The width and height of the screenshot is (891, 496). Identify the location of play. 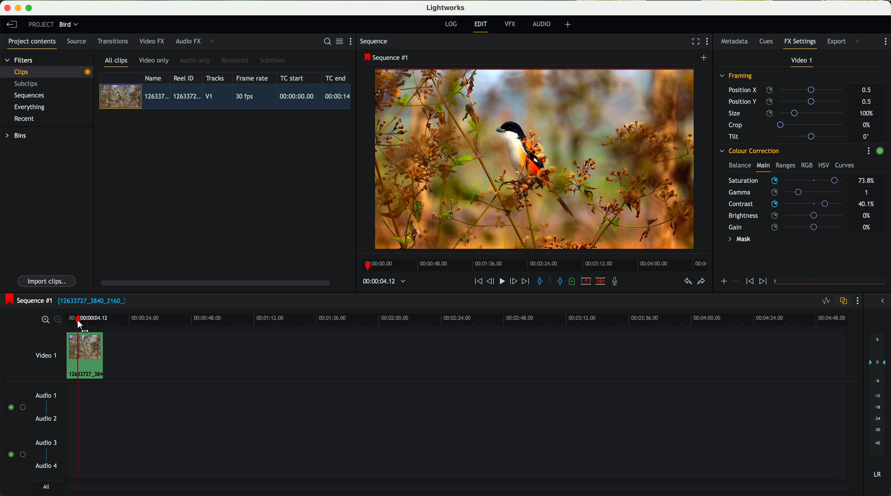
(502, 281).